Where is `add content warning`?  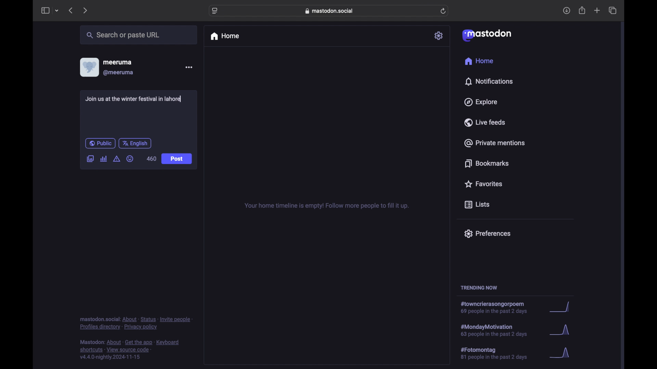 add content warning is located at coordinates (116, 159).